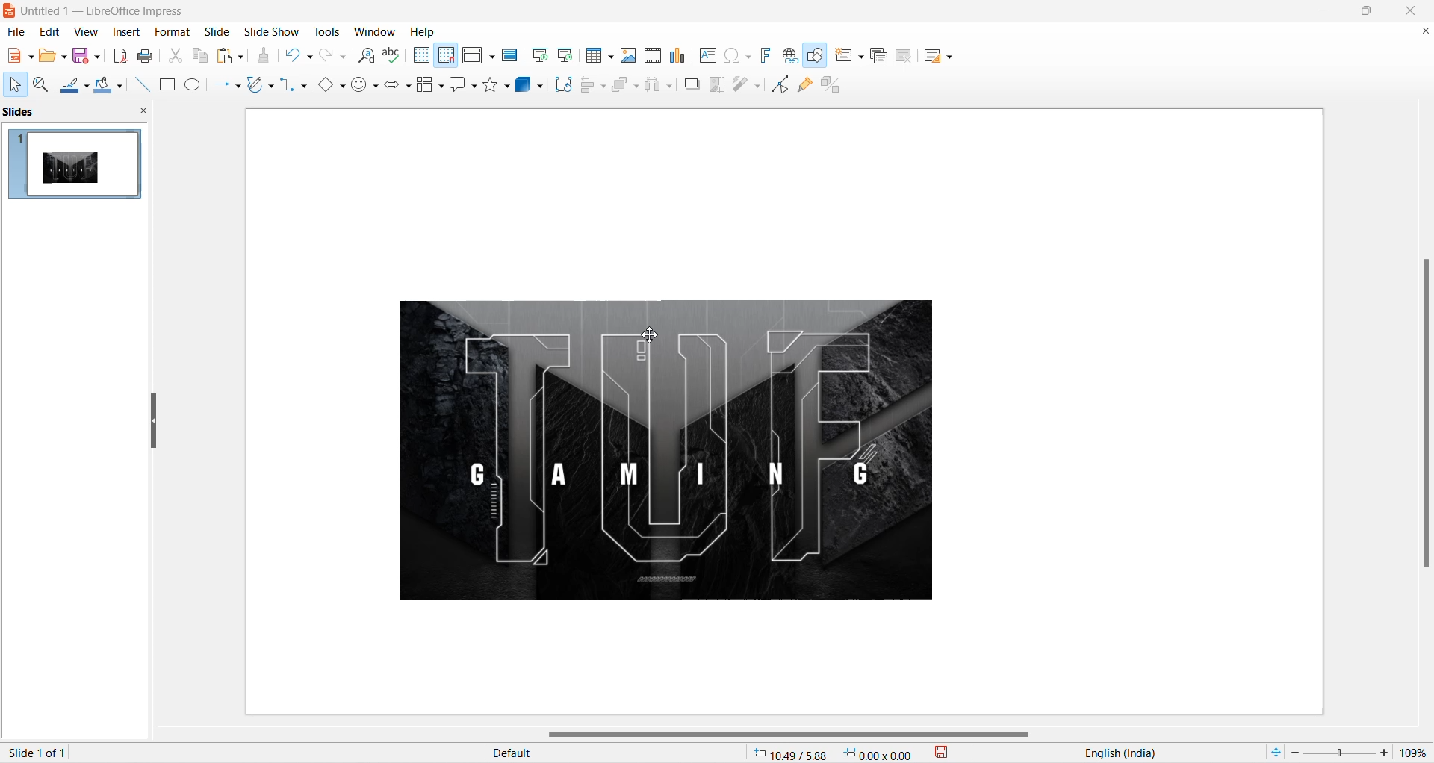  I want to click on undo, so click(294, 54).